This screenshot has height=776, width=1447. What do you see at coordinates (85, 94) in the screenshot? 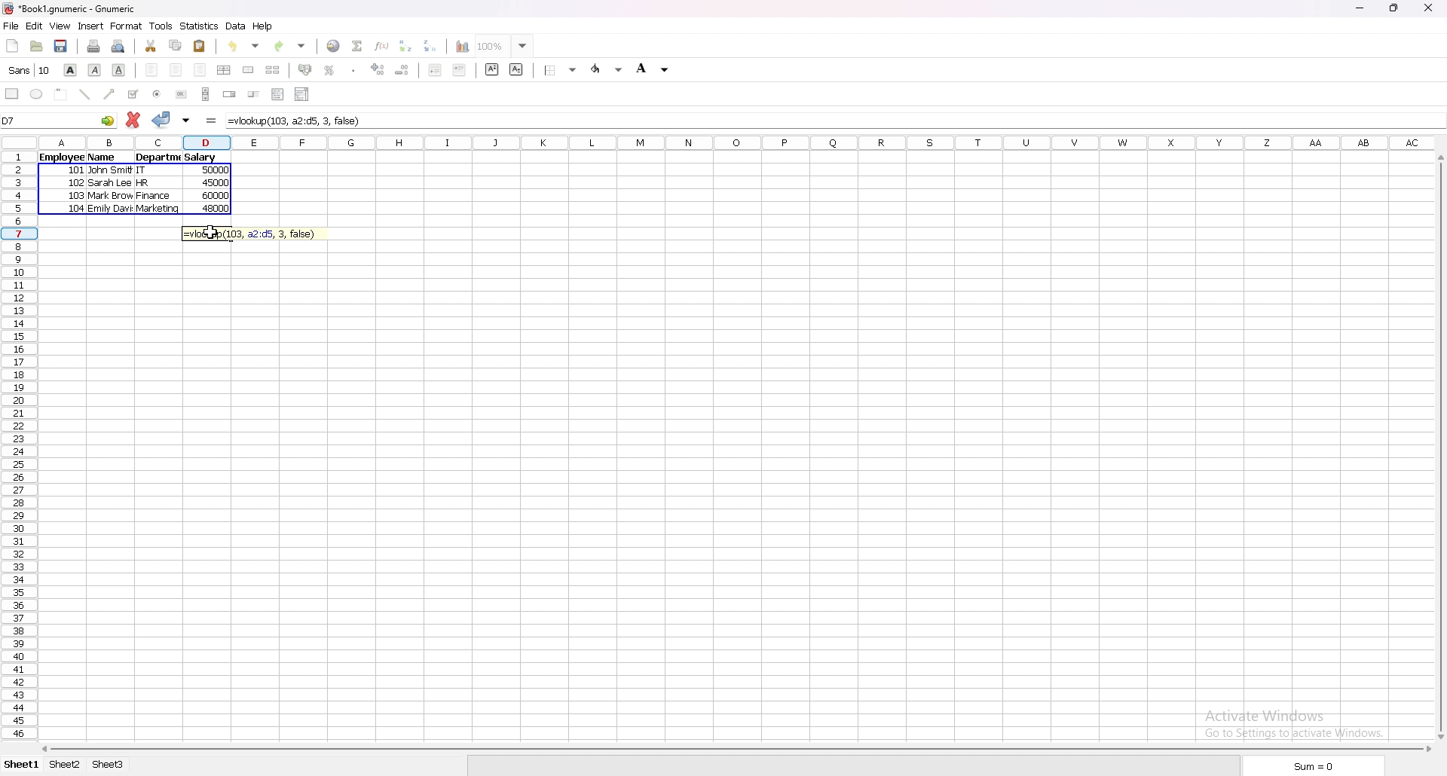
I see `line` at bounding box center [85, 94].